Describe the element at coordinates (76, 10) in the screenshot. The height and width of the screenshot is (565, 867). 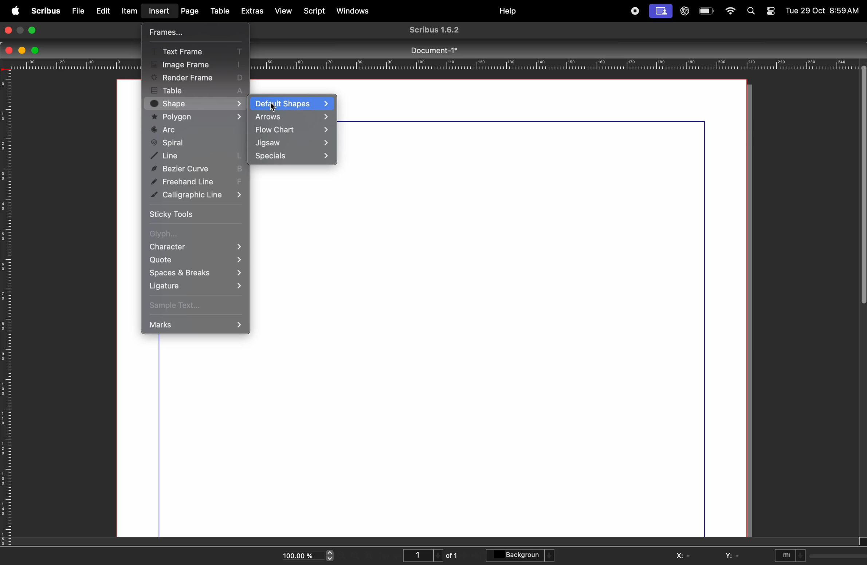
I see `file` at that location.